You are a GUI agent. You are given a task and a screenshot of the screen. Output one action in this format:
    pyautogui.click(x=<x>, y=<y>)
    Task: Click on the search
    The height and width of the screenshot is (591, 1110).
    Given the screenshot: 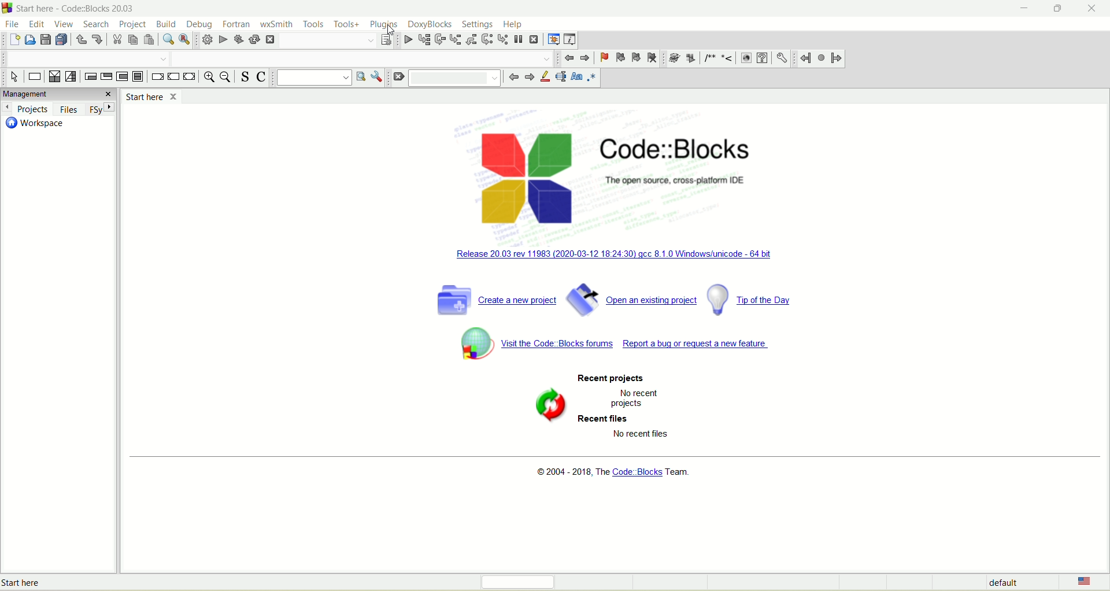 What is the action you would take?
    pyautogui.click(x=98, y=25)
    